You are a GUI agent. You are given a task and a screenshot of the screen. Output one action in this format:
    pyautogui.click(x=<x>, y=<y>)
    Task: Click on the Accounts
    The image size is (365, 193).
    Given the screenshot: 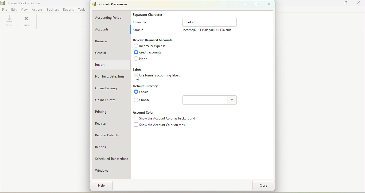 What is the action you would take?
    pyautogui.click(x=111, y=30)
    